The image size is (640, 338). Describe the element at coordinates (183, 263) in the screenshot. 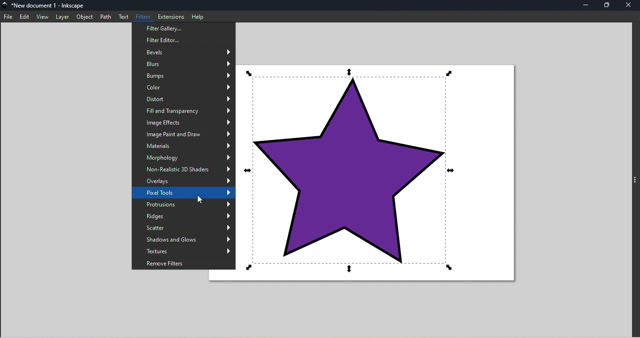

I see `Remove filters` at that location.